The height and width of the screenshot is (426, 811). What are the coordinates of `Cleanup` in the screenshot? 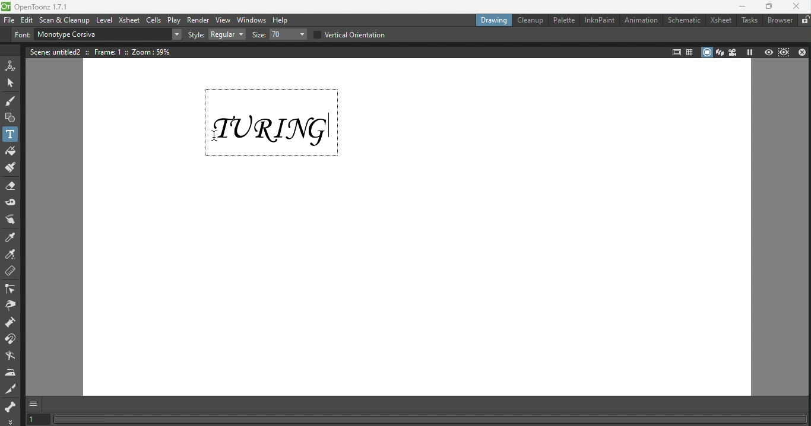 It's located at (529, 21).